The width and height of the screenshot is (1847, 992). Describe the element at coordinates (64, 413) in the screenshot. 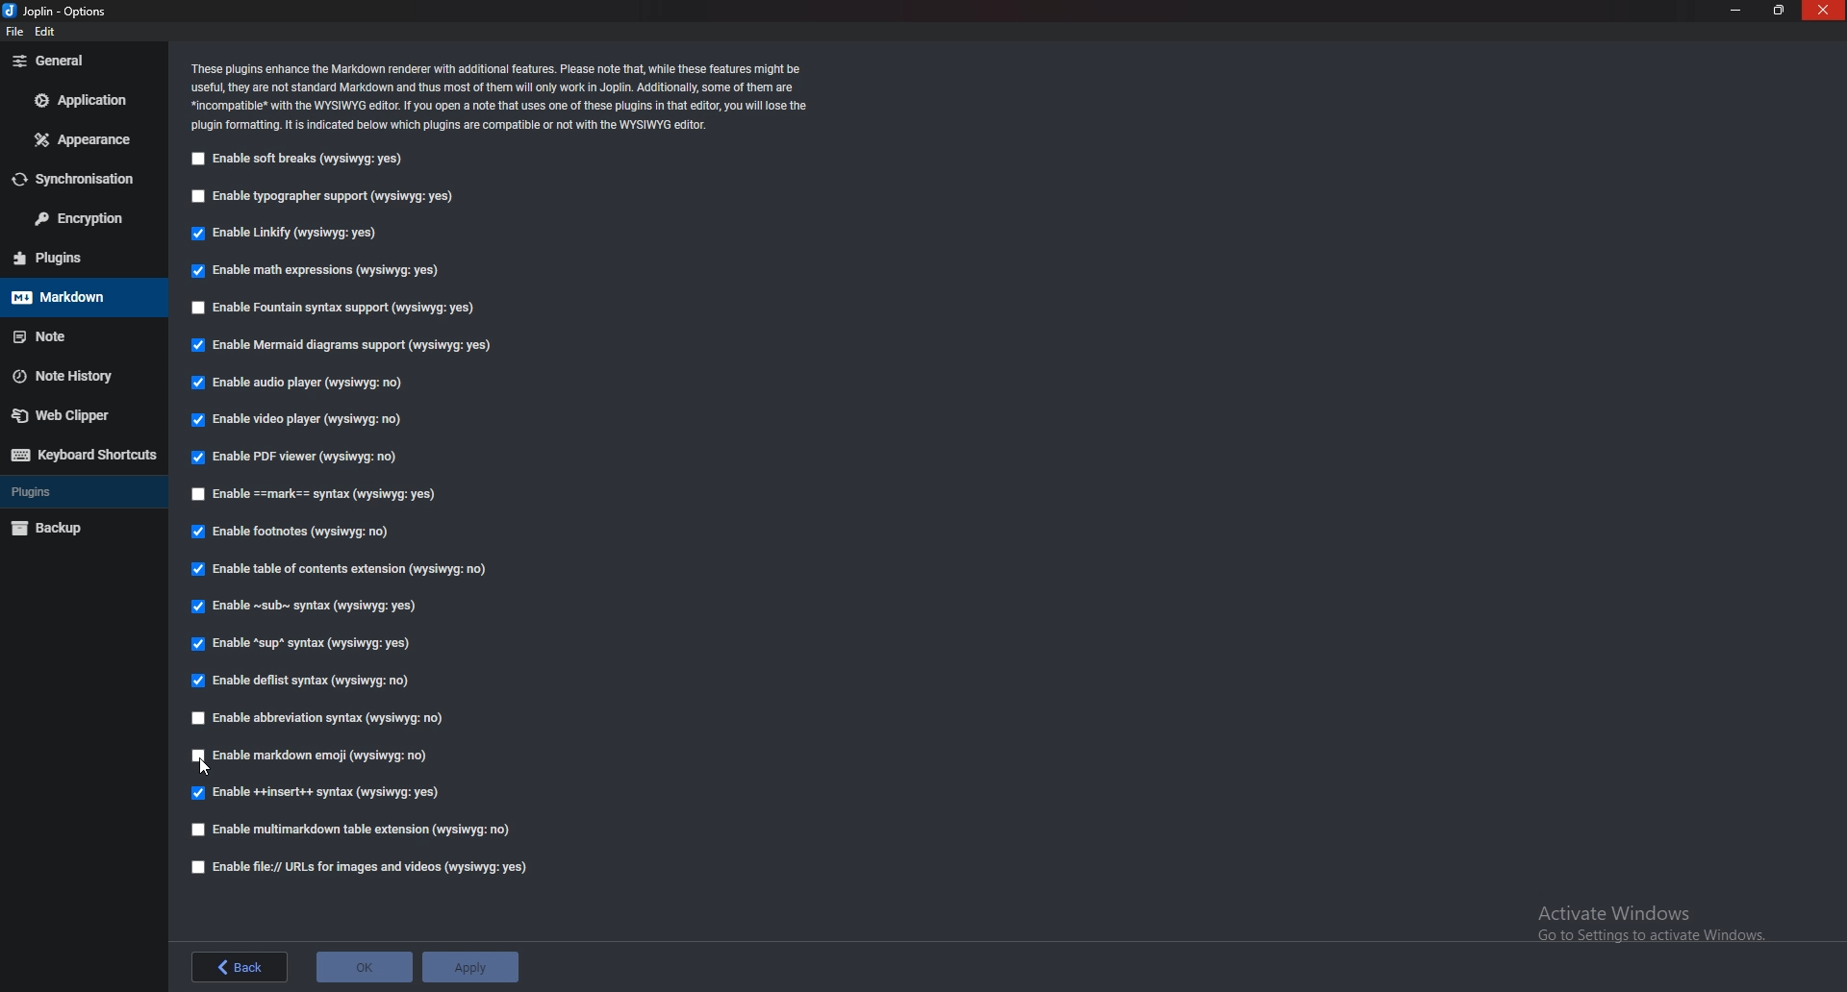

I see `Web clipper` at that location.